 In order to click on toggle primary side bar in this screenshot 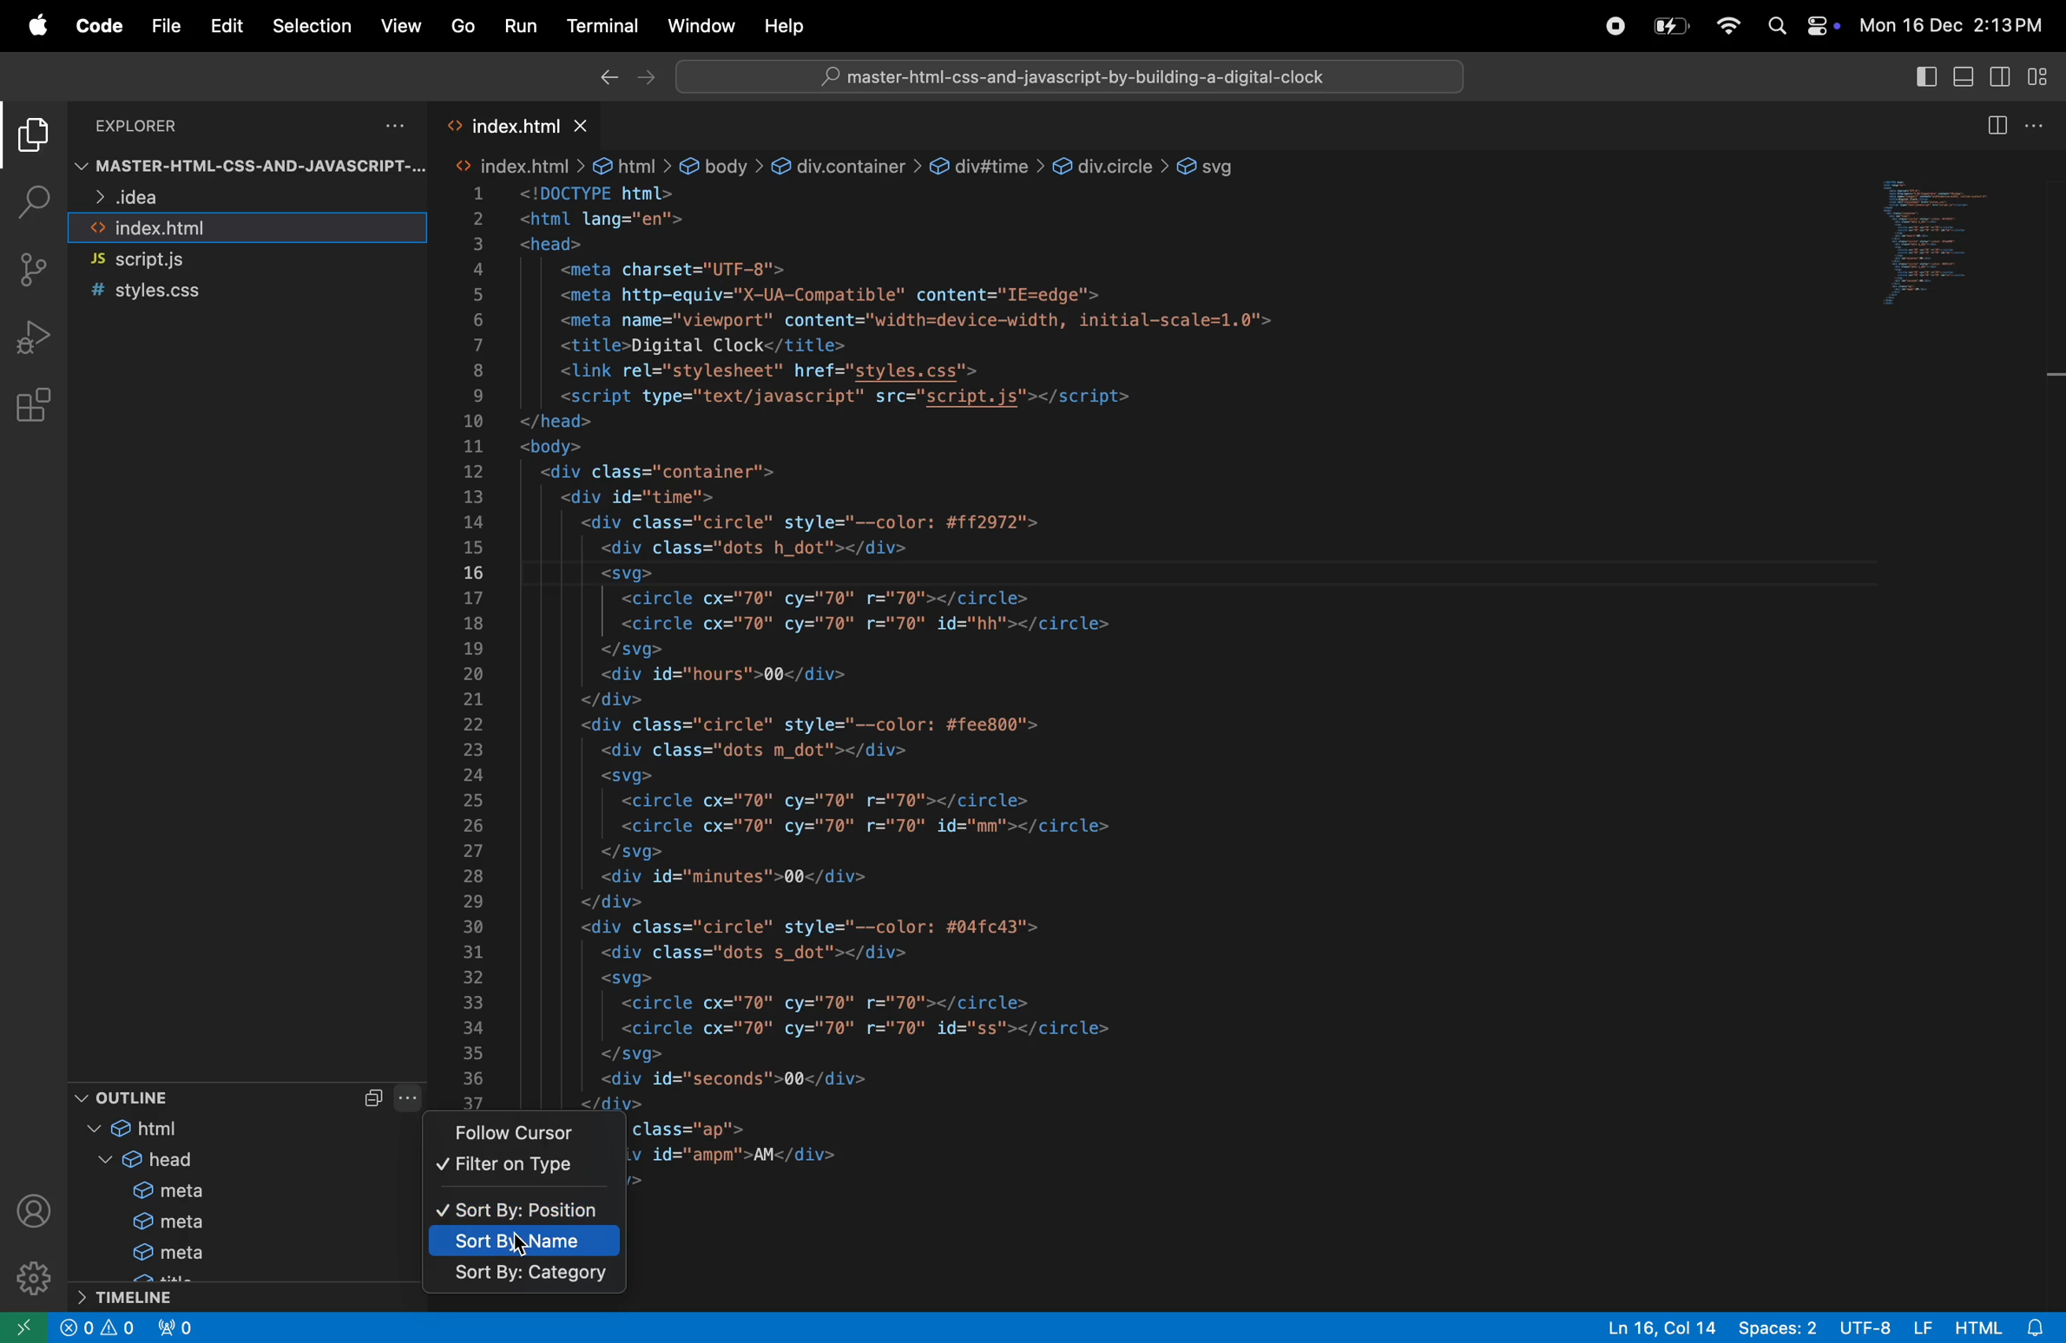, I will do `click(1925, 75)`.